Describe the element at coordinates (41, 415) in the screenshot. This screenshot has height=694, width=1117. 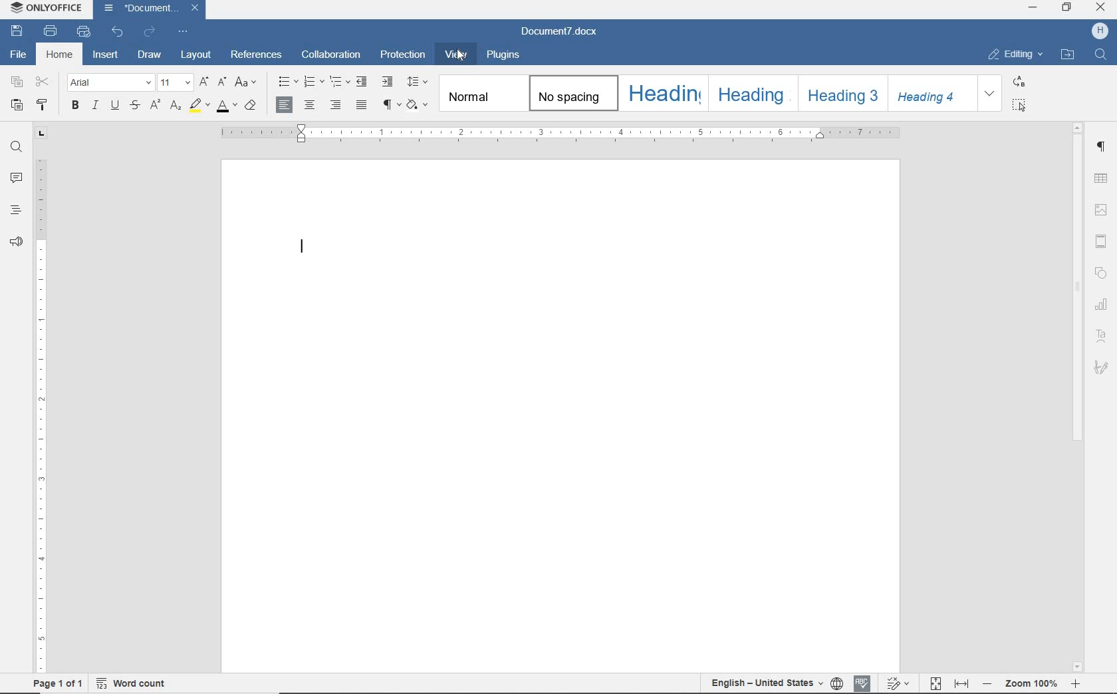
I see `RULER` at that location.